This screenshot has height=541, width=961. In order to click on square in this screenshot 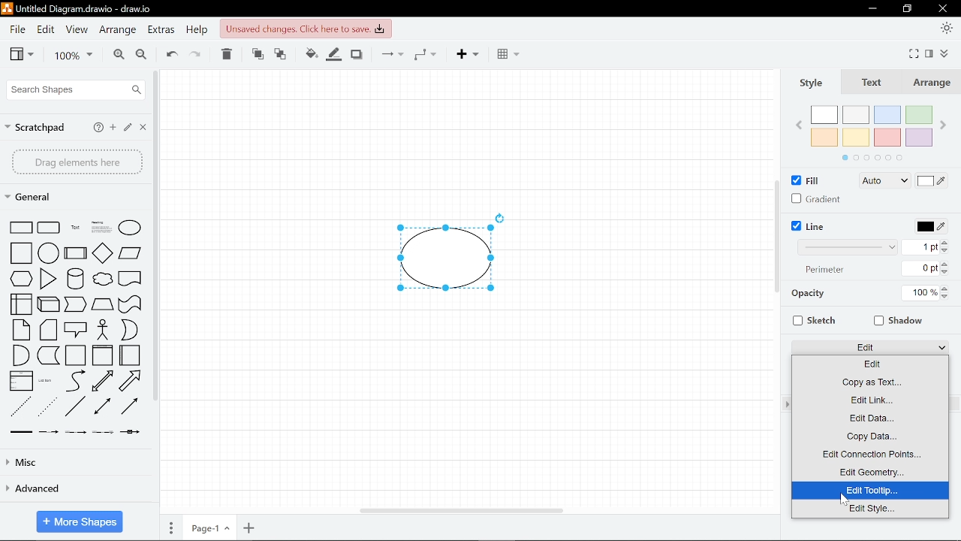, I will do `click(21, 253)`.